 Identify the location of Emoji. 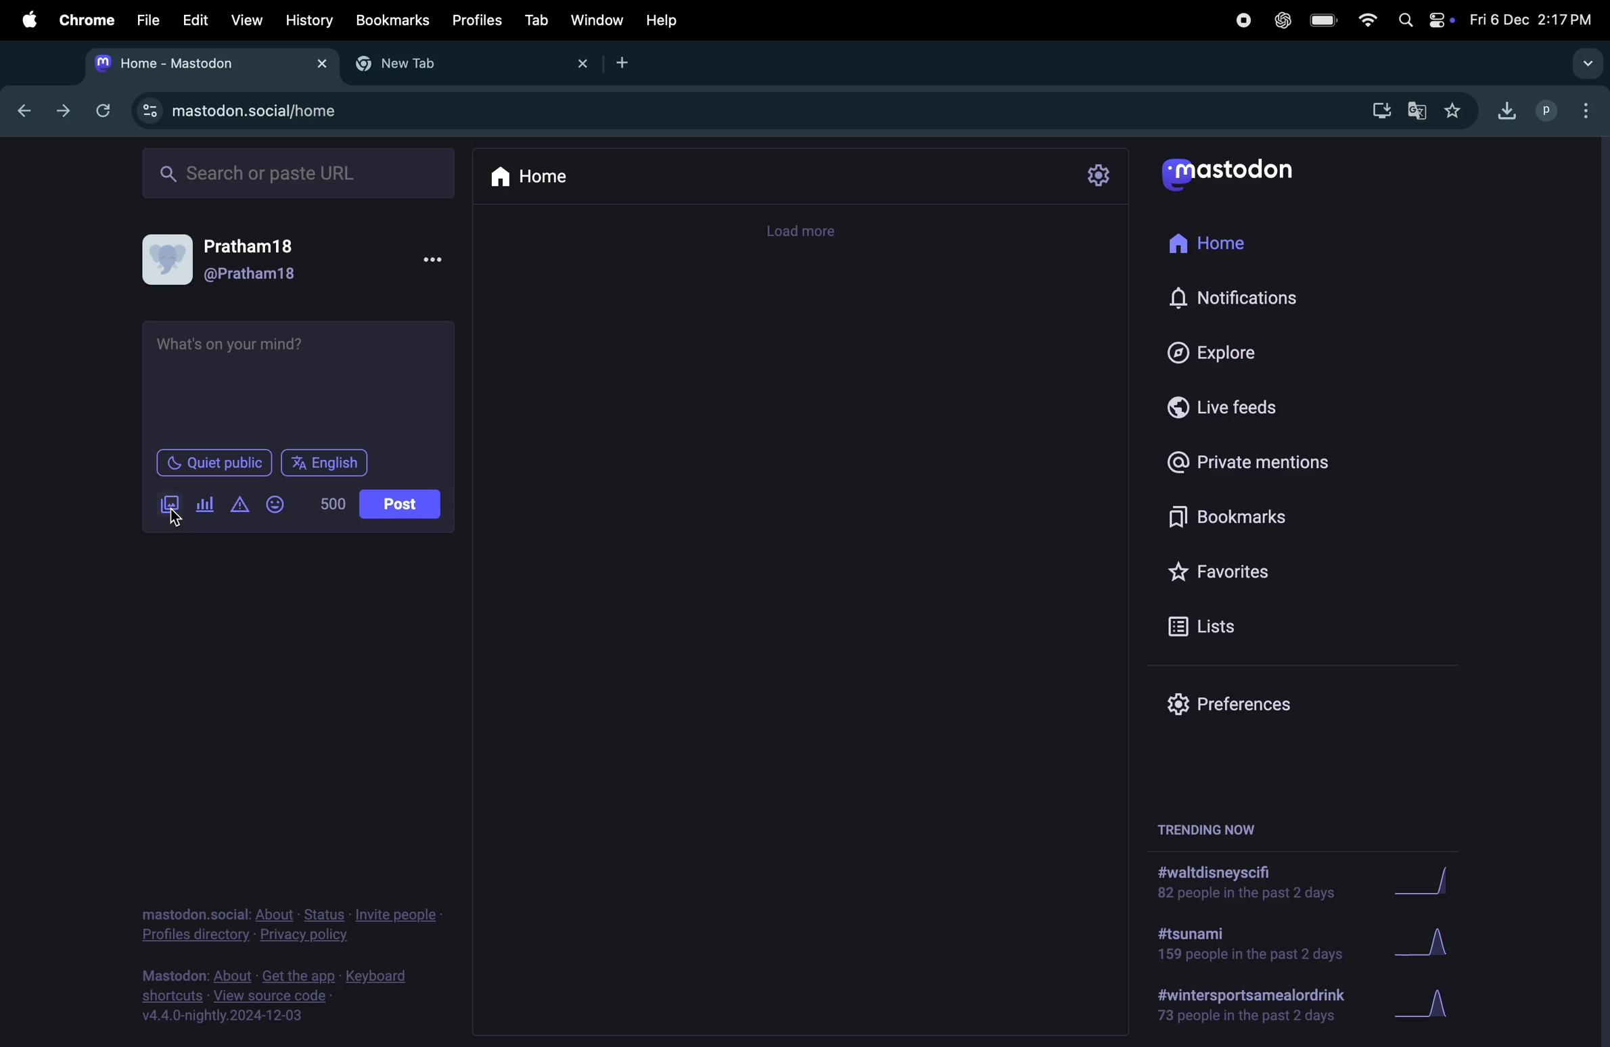
(276, 505).